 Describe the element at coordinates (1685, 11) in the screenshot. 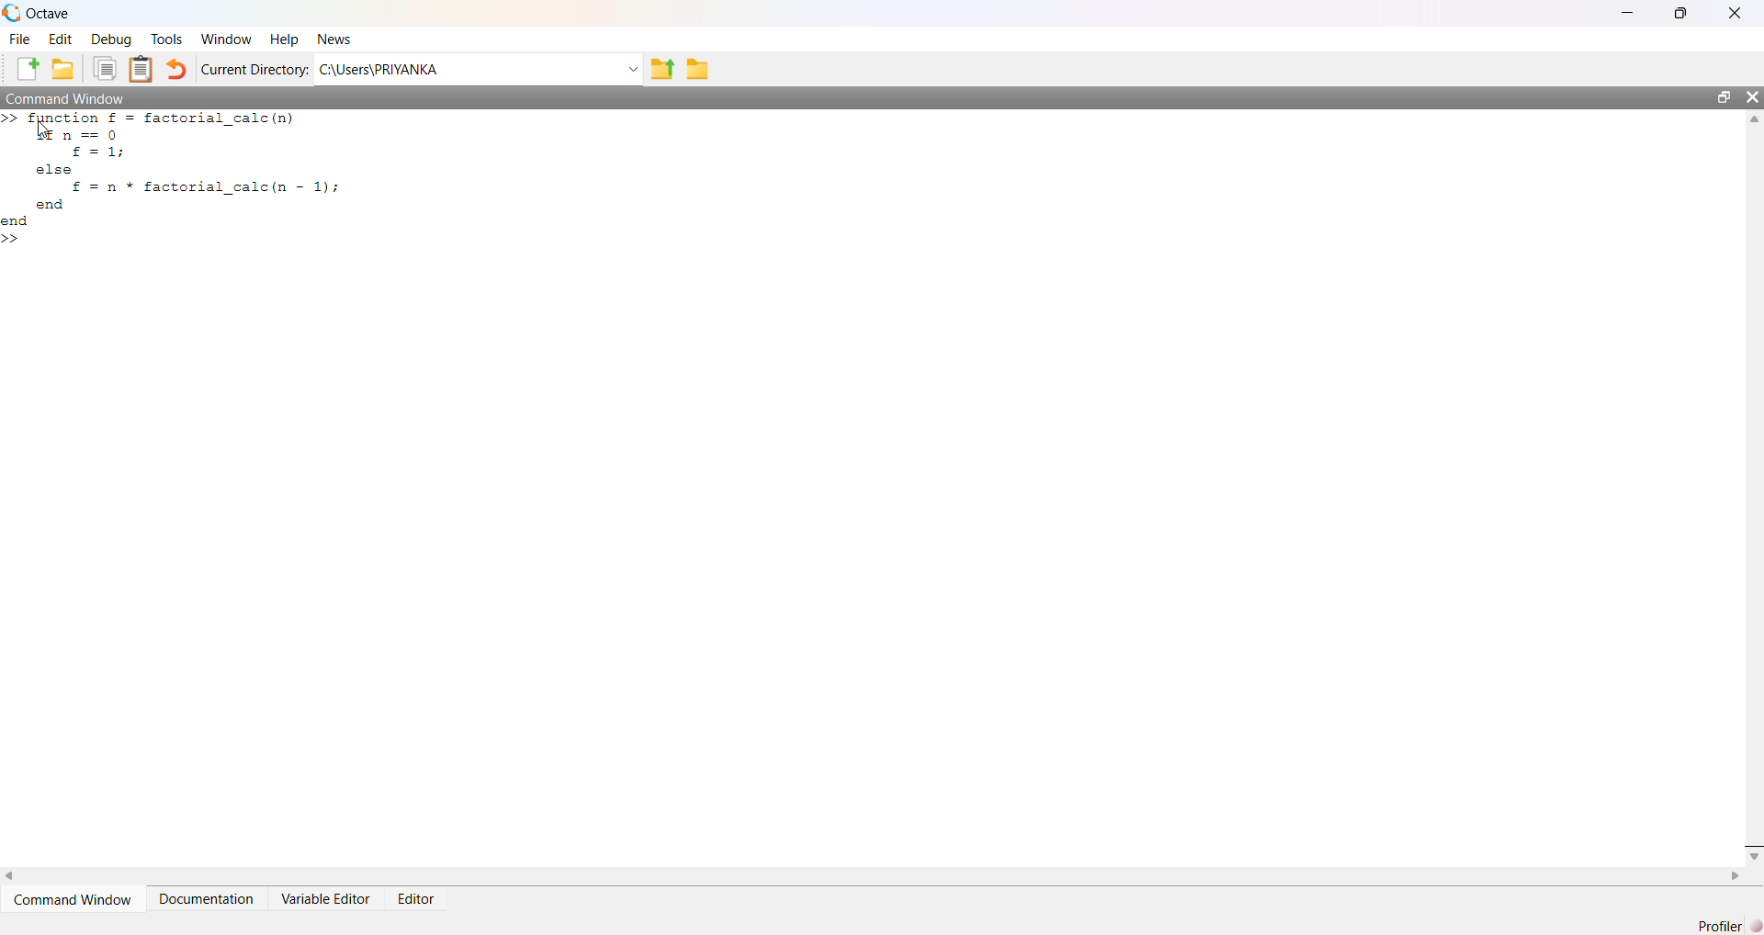

I see `maximise` at that location.